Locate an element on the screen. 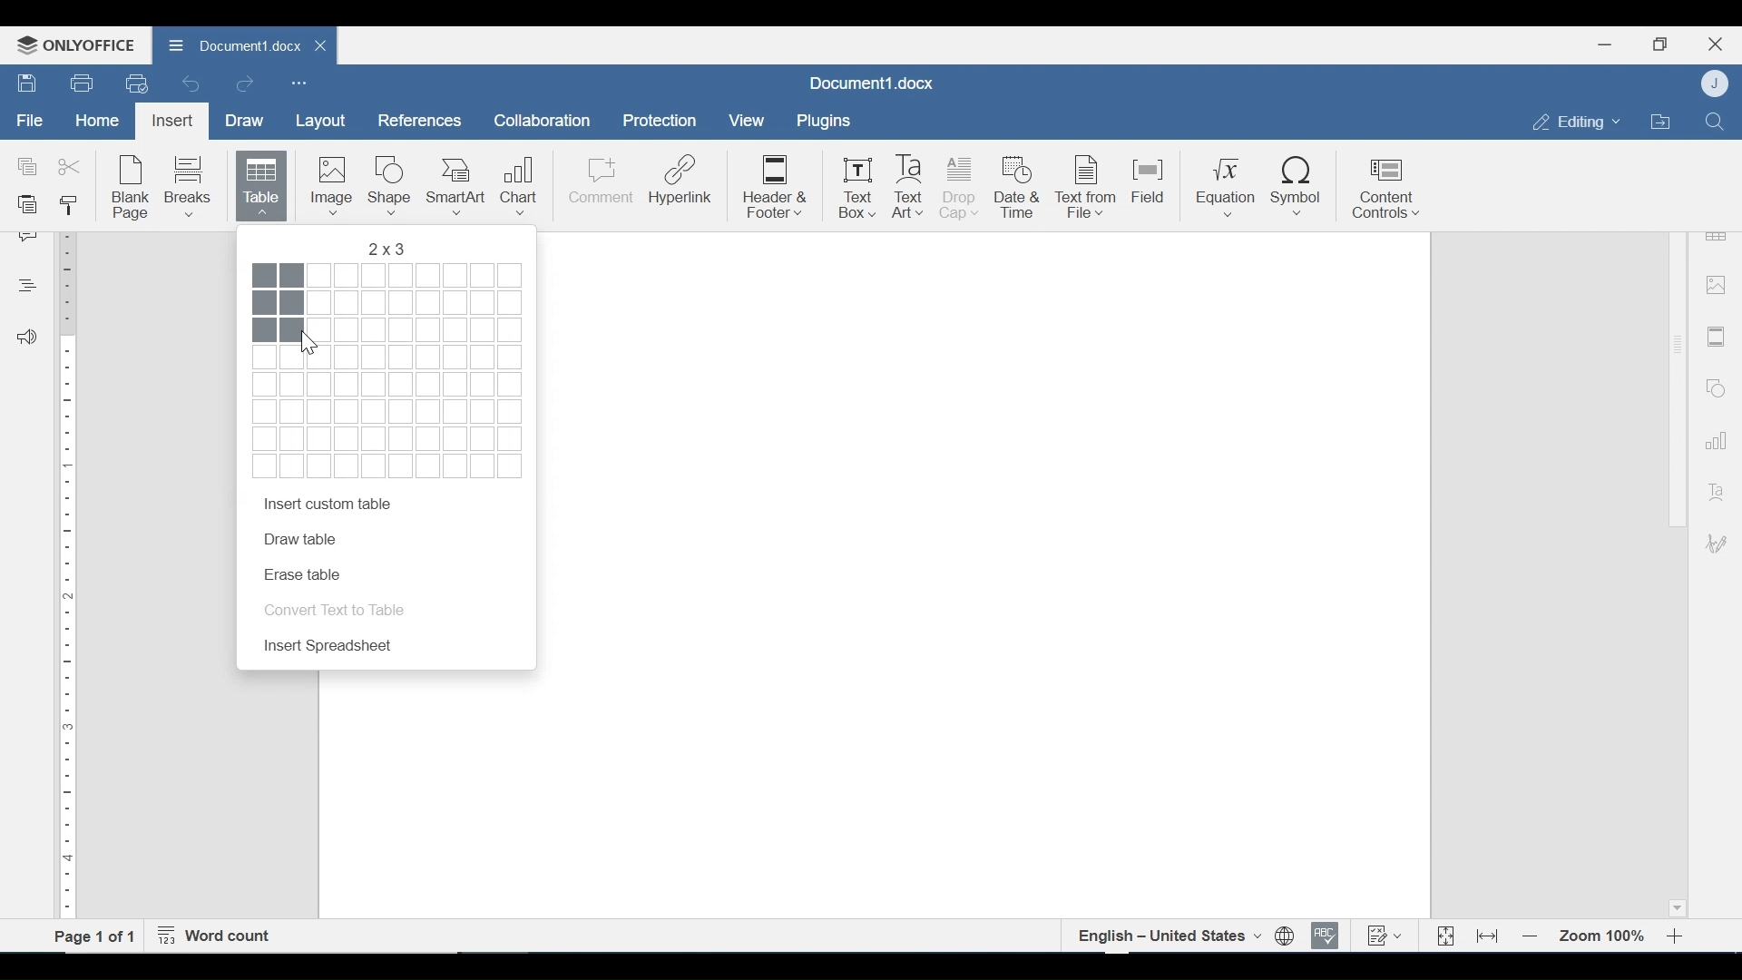  Undo is located at coordinates (191, 83).